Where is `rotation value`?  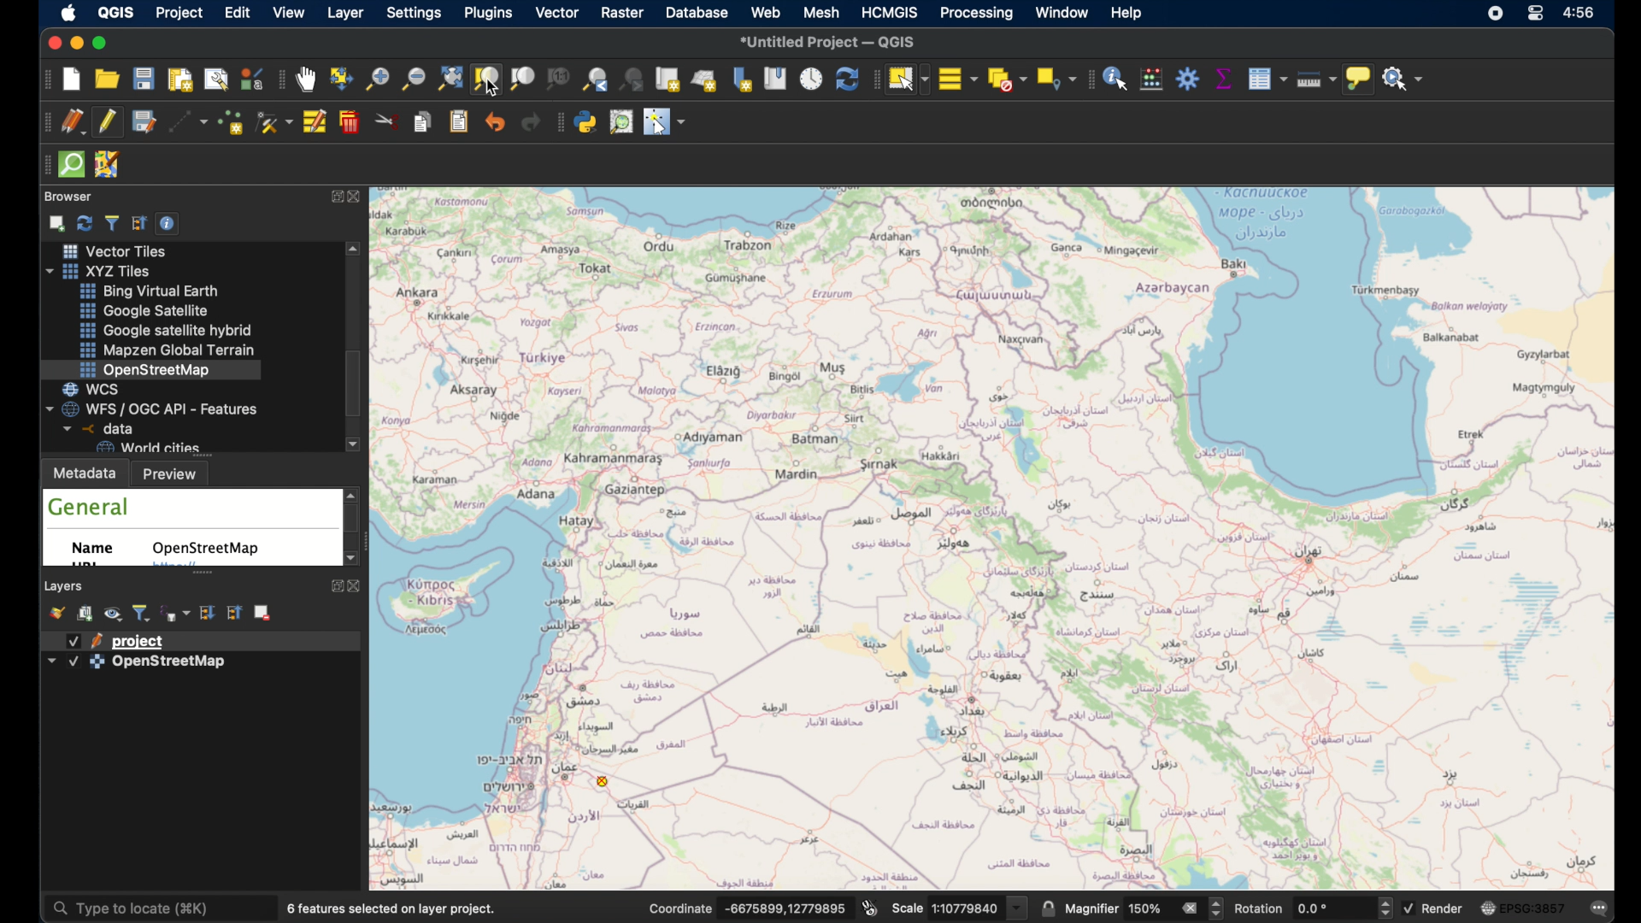
rotation value is located at coordinates (1316, 908).